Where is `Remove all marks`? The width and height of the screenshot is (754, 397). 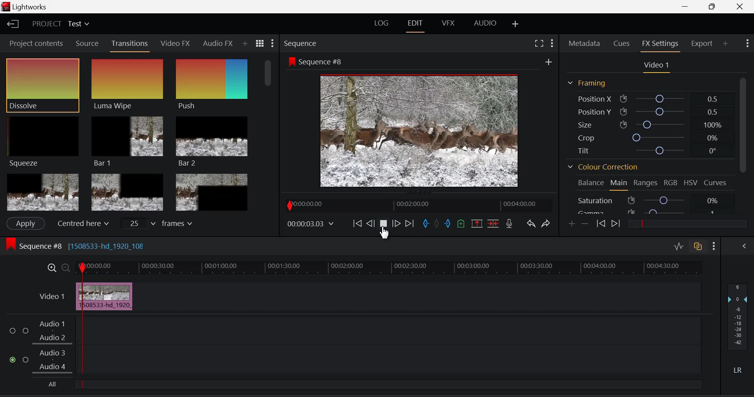 Remove all marks is located at coordinates (436, 225).